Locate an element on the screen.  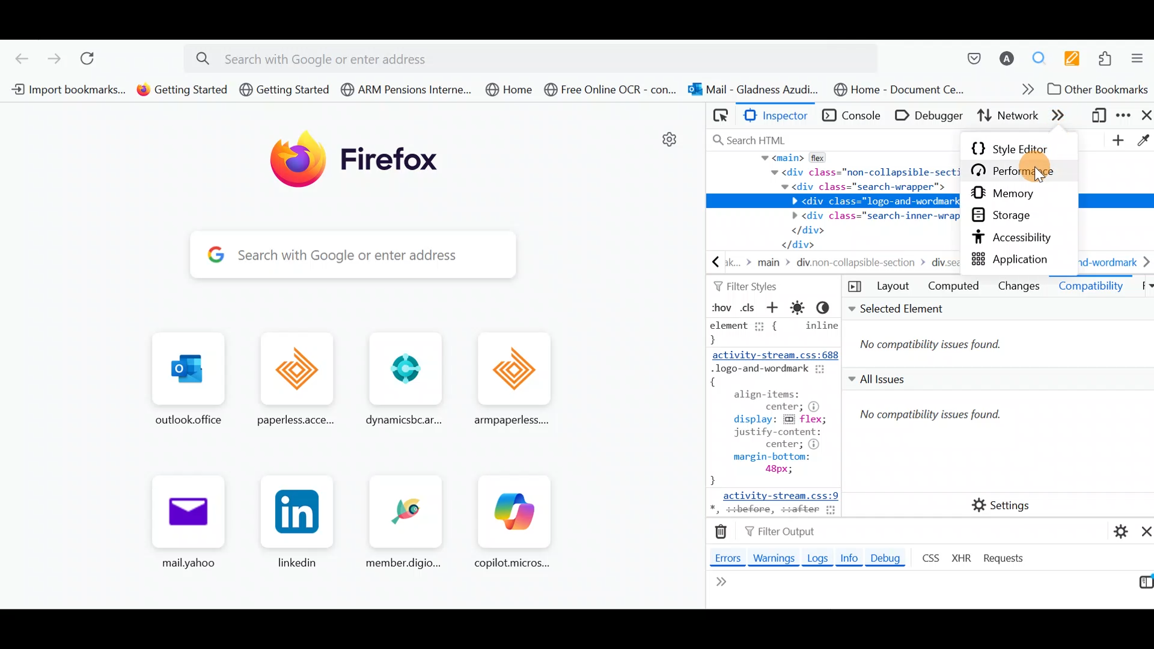
Errors is located at coordinates (724, 557).